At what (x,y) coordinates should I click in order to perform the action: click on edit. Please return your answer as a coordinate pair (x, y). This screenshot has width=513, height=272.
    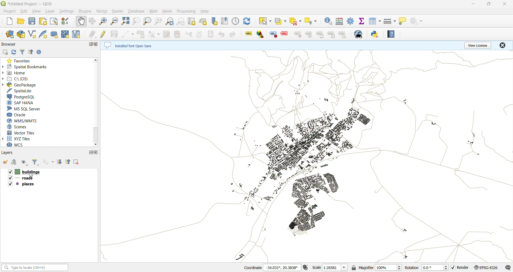
    Looking at the image, I should click on (25, 11).